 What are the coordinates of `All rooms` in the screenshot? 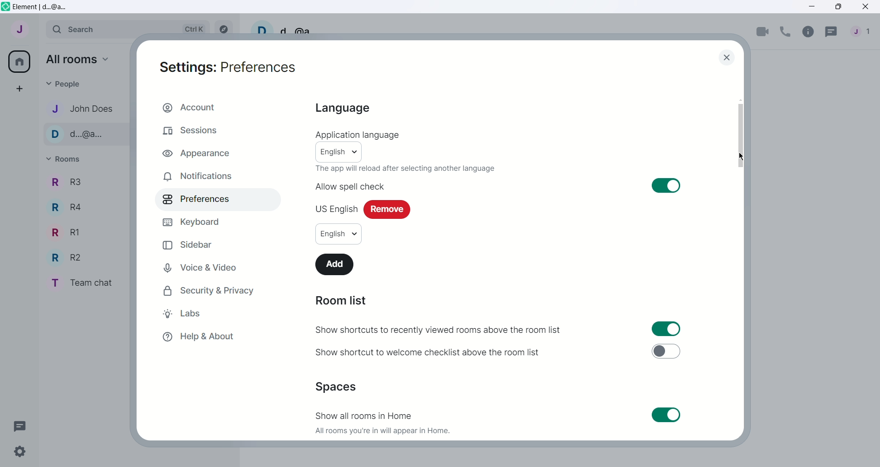 It's located at (79, 60).